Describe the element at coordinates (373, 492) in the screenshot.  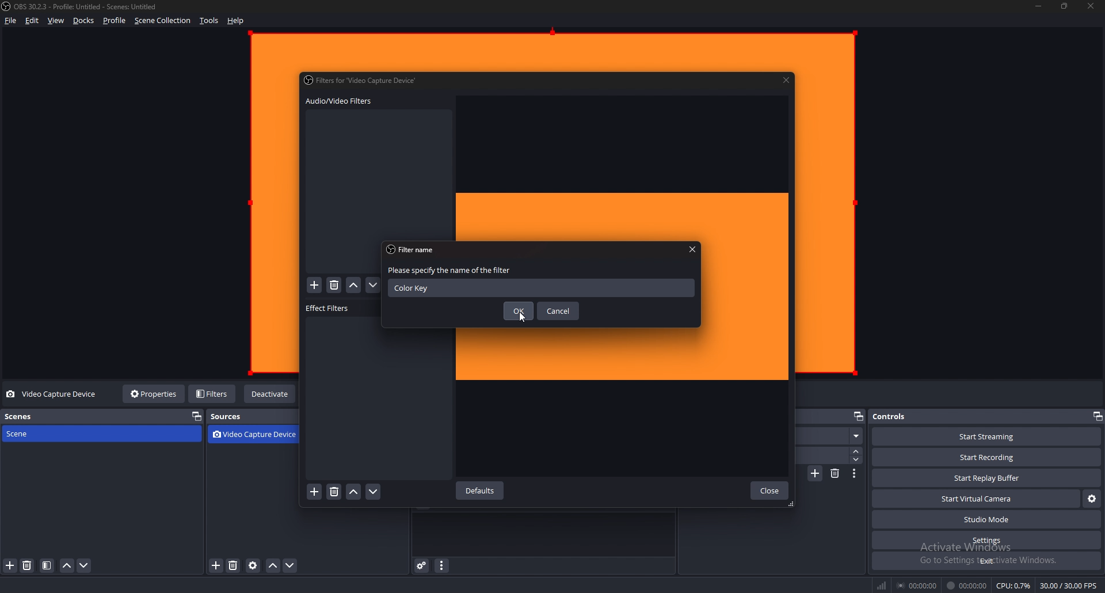
I see `move filter down` at that location.